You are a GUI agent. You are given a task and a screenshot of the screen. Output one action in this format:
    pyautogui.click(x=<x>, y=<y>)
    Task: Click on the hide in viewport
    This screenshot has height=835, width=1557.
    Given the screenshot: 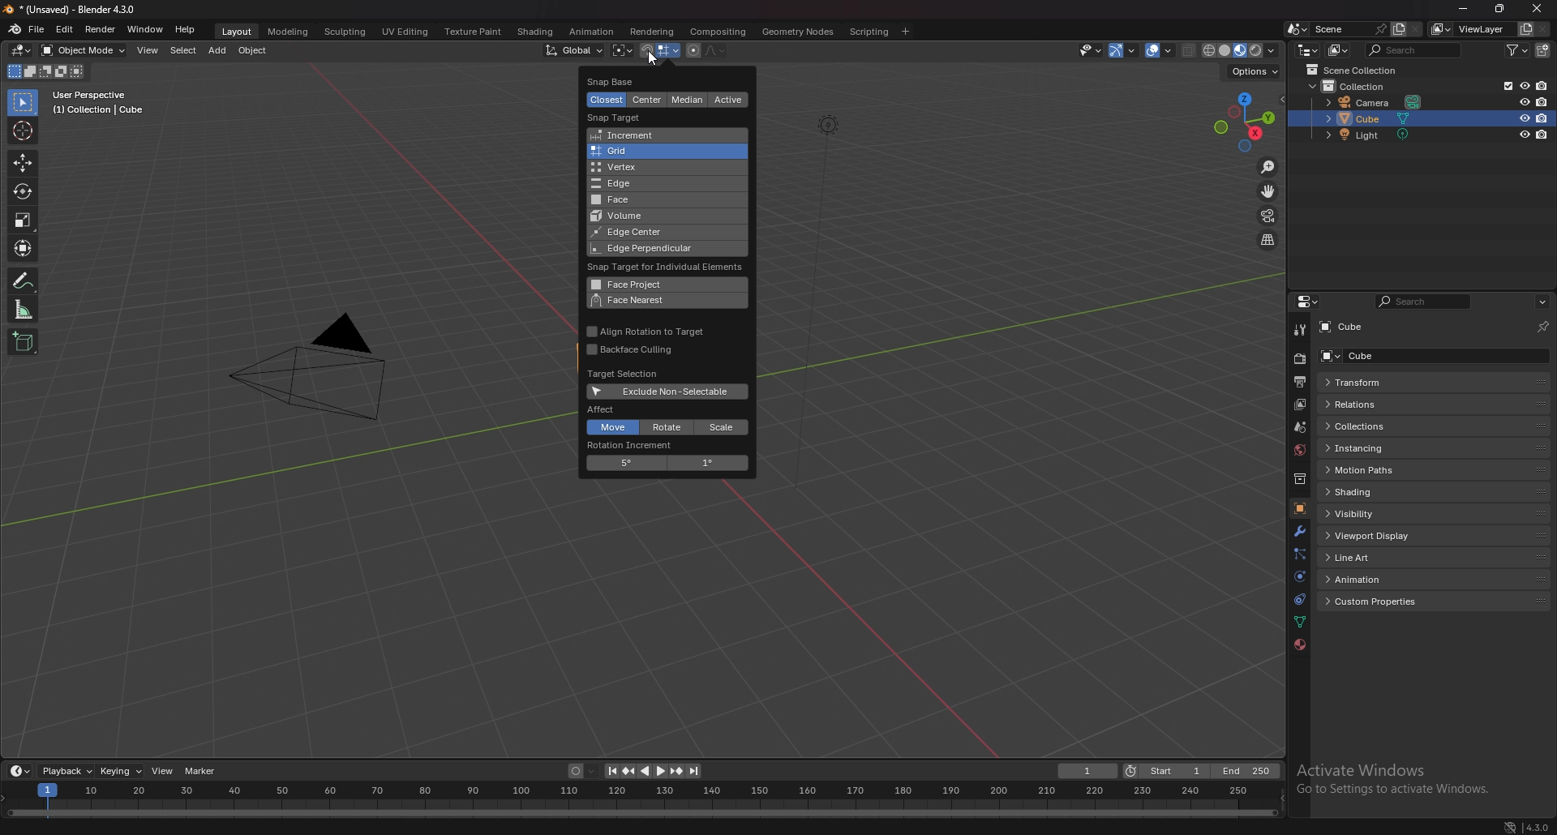 What is the action you would take?
    pyautogui.click(x=1524, y=118)
    